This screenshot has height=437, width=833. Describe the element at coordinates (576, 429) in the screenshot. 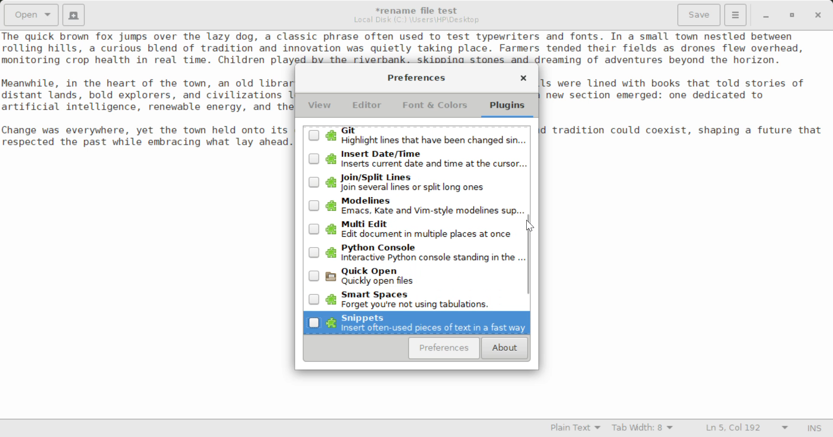

I see `Selected Language` at that location.